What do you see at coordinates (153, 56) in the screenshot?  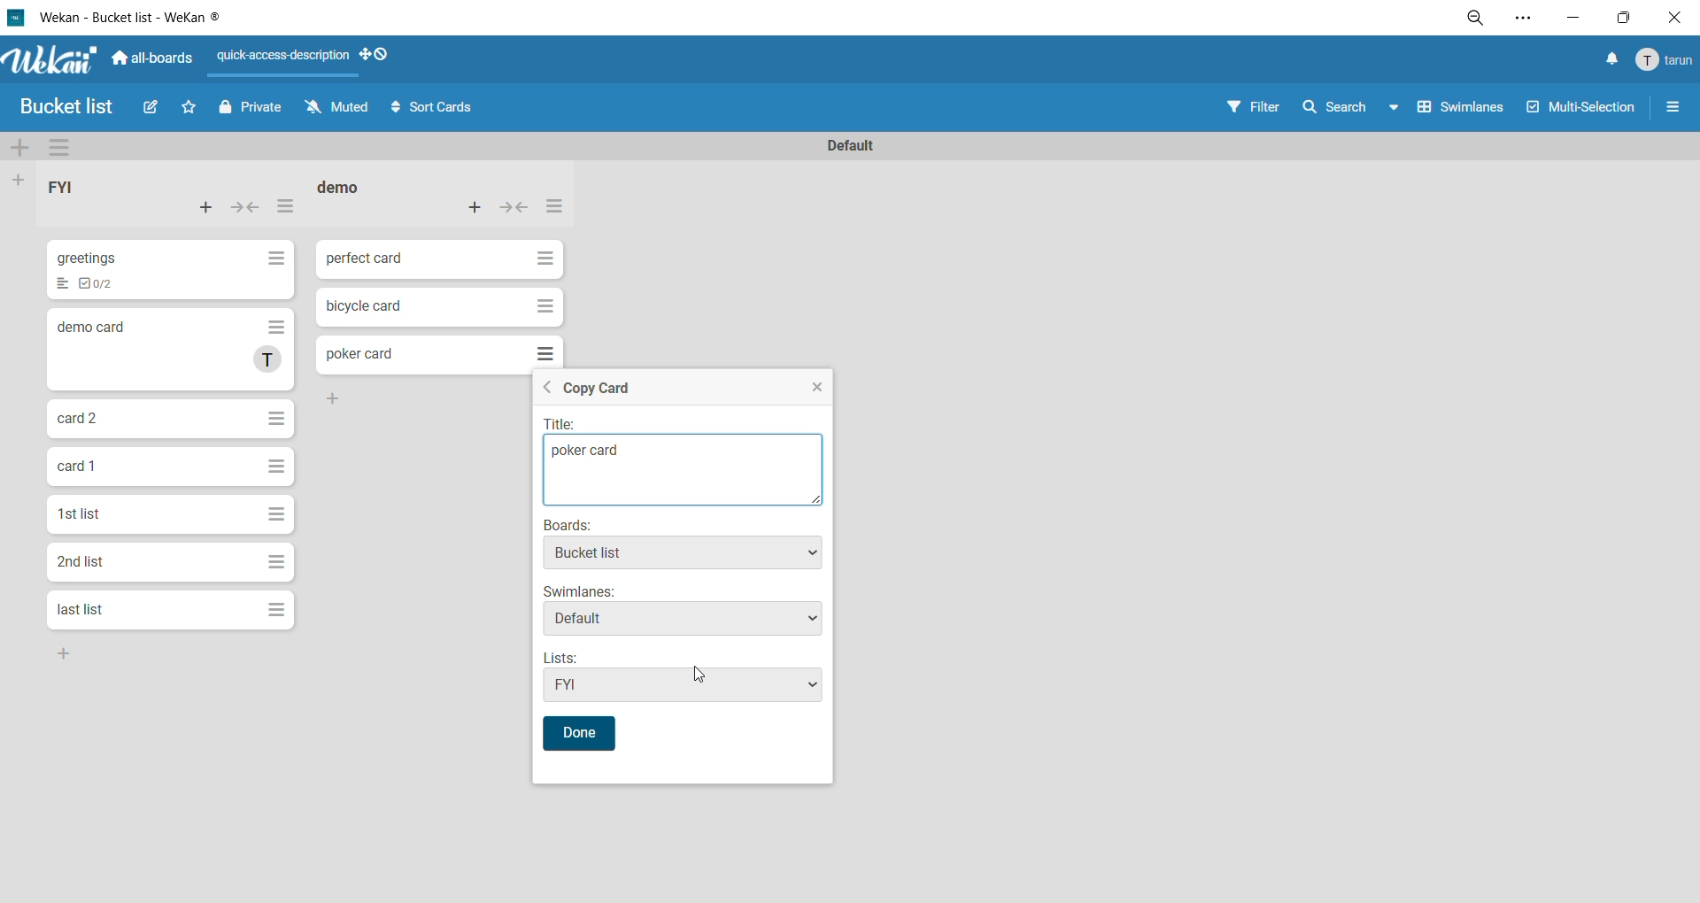 I see `all boards` at bounding box center [153, 56].